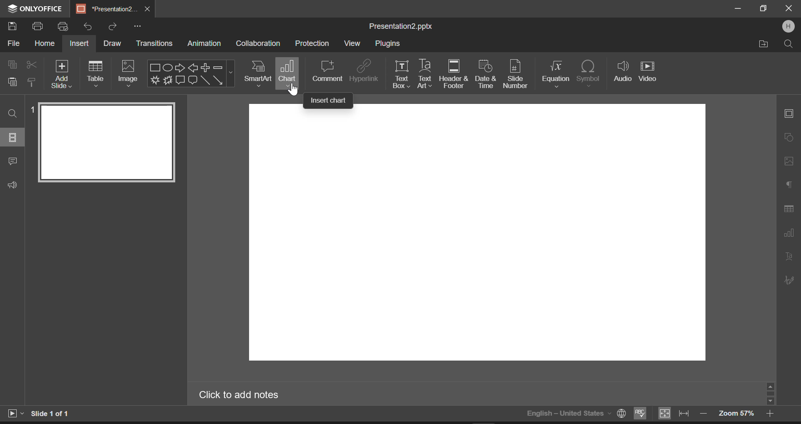 This screenshot has height=424, width=801. What do you see at coordinates (287, 73) in the screenshot?
I see `Chart` at bounding box center [287, 73].